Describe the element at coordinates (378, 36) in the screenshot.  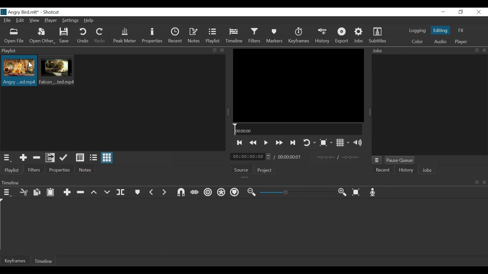
I see `Subtitles` at that location.